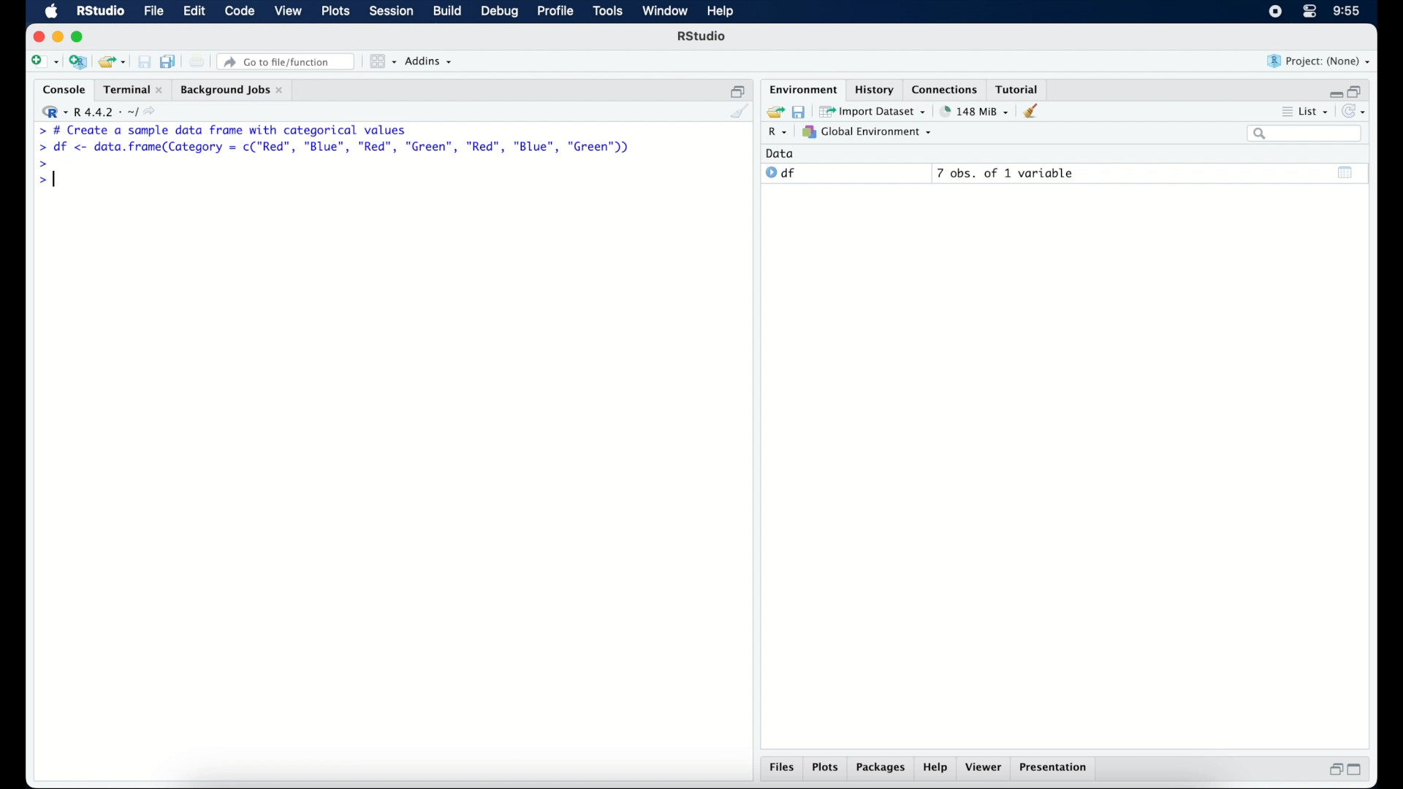 The image size is (1403, 789). I want to click on help, so click(938, 769).